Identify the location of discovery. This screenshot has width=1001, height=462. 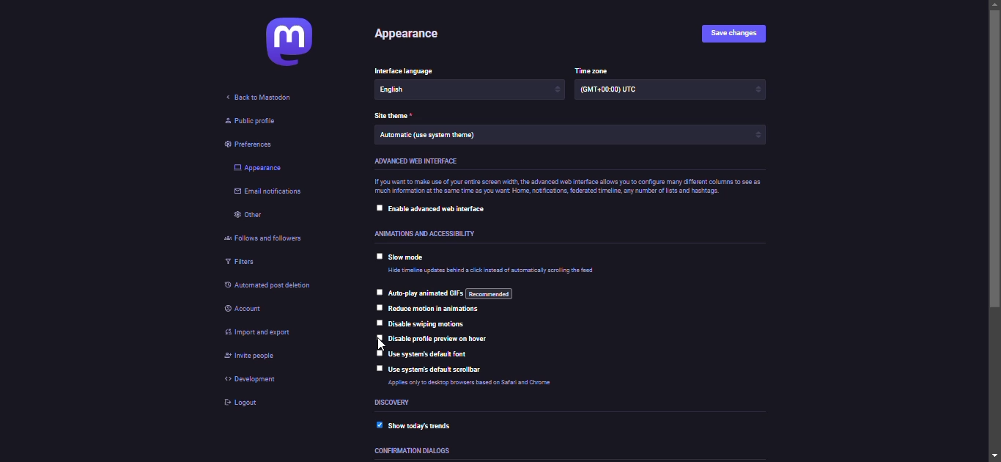
(396, 403).